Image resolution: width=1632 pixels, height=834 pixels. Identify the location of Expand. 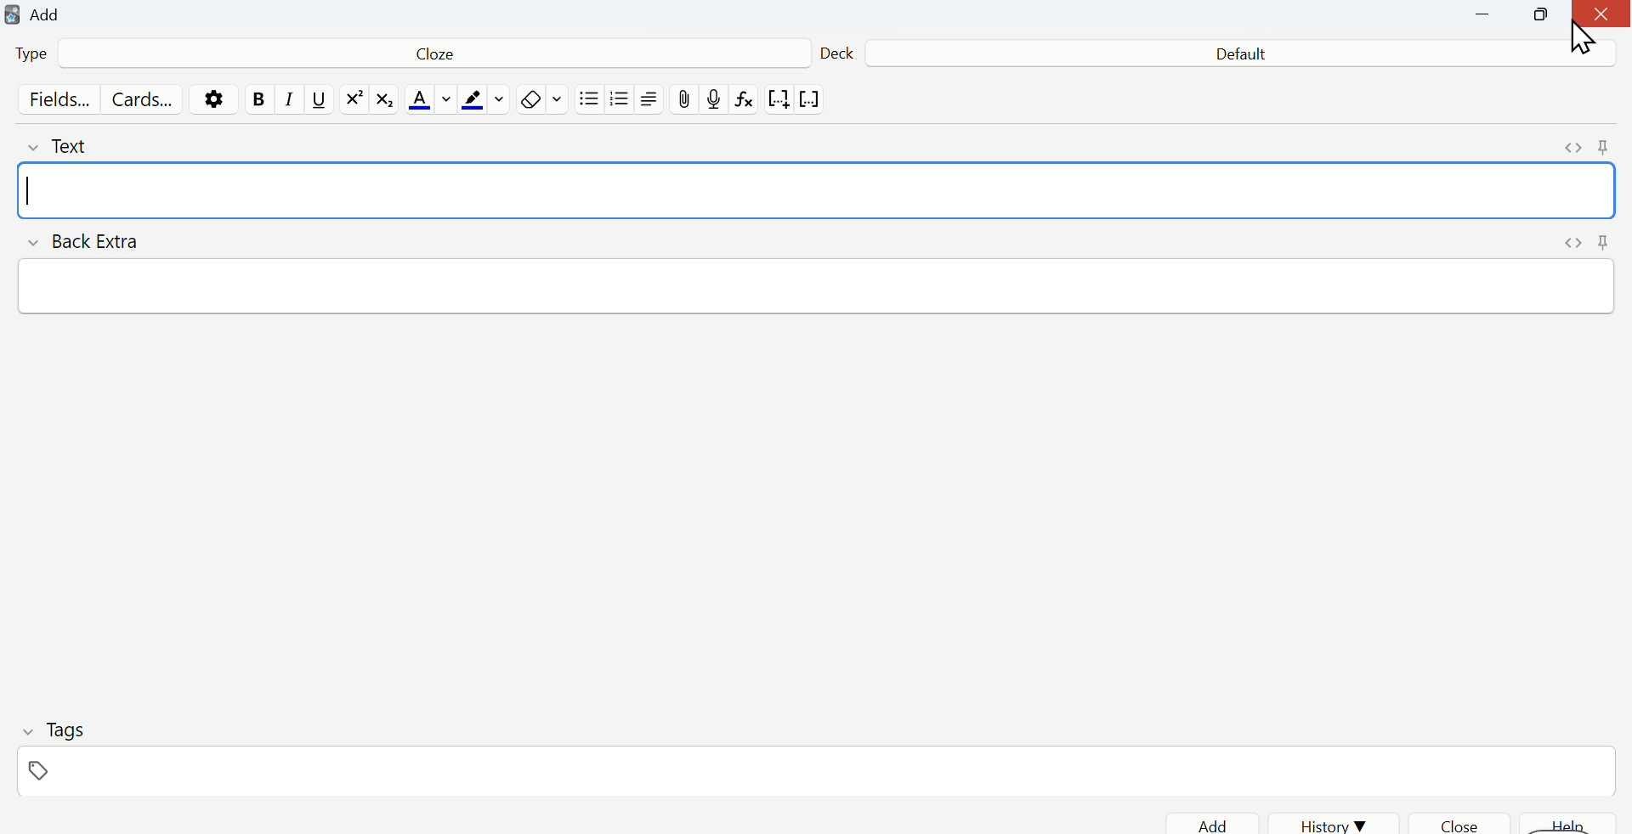
(1572, 245).